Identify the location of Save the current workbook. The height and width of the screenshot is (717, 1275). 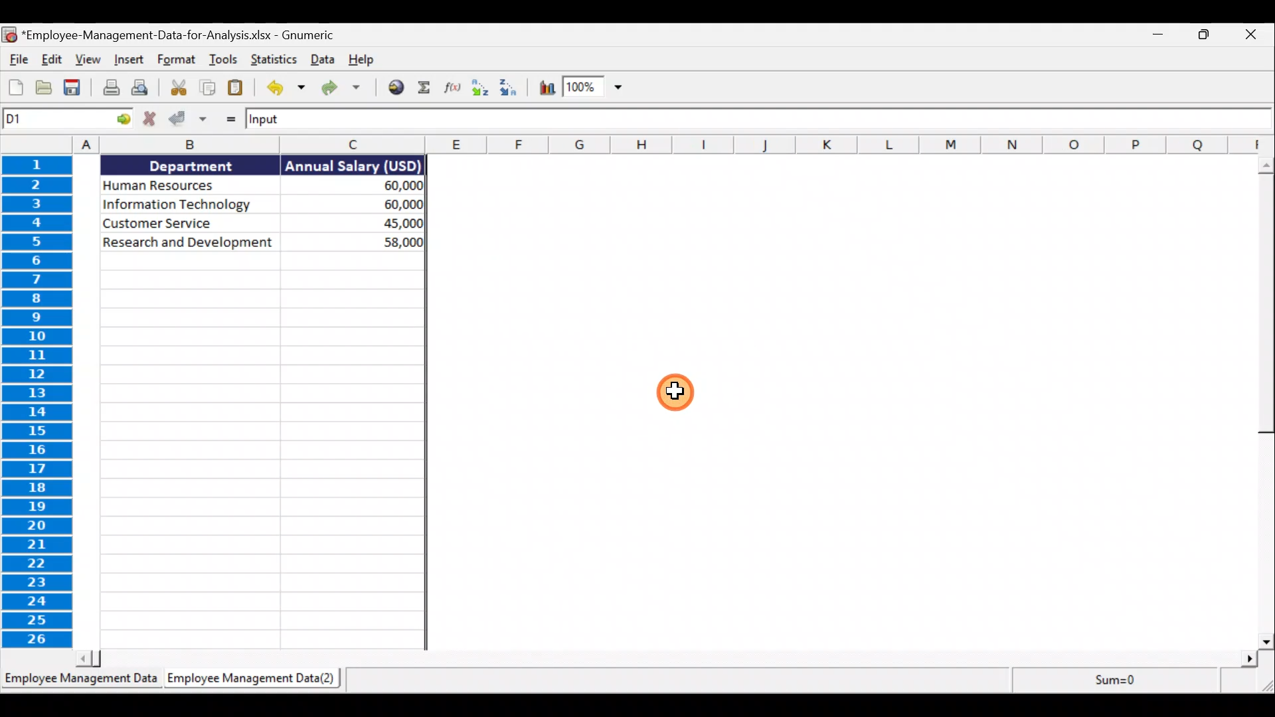
(74, 86).